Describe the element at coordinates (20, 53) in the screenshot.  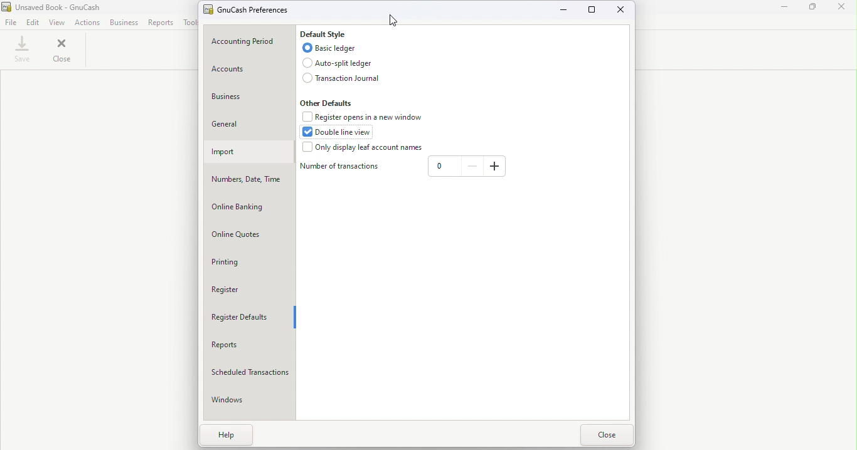
I see `Save` at that location.